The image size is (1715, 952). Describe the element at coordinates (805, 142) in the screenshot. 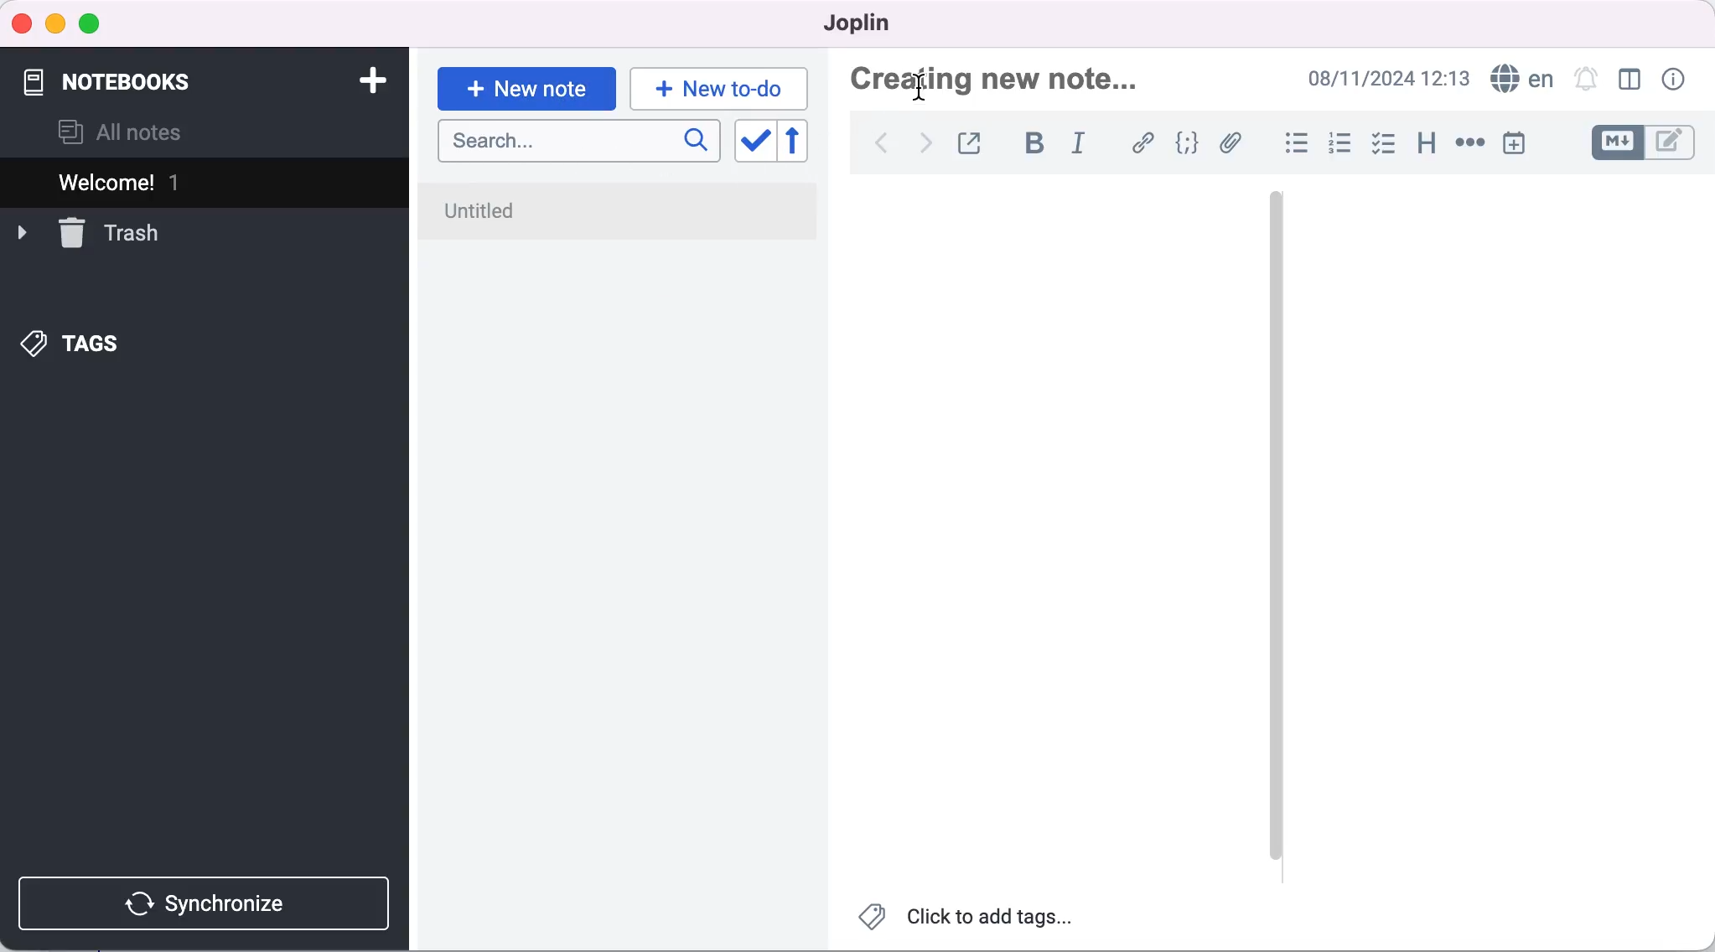

I see `reverse sort order` at that location.